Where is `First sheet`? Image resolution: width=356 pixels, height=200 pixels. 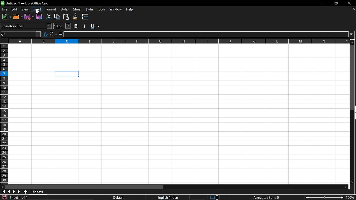 First sheet is located at coordinates (3, 192).